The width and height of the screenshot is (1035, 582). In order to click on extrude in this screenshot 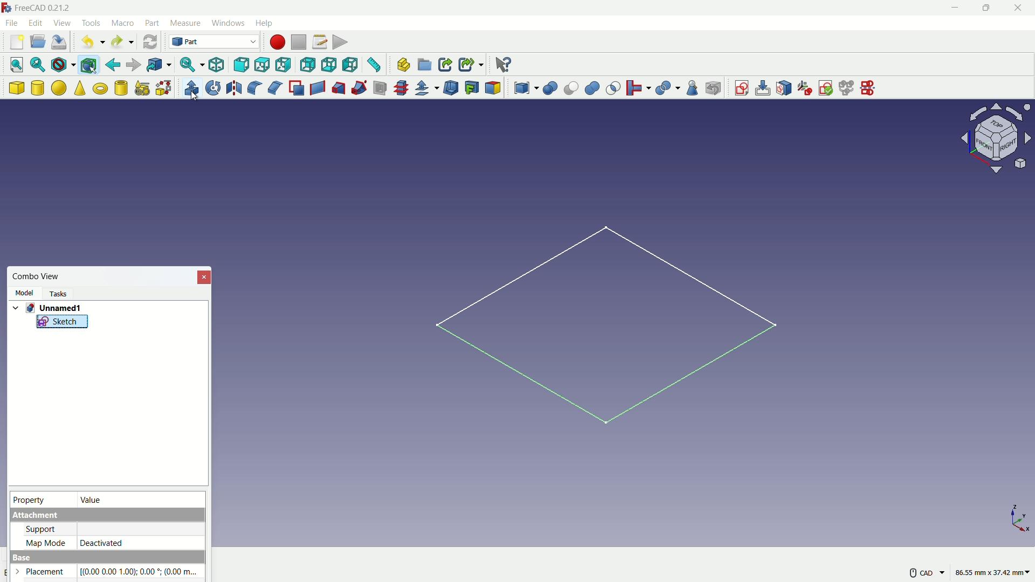, I will do `click(192, 87)`.